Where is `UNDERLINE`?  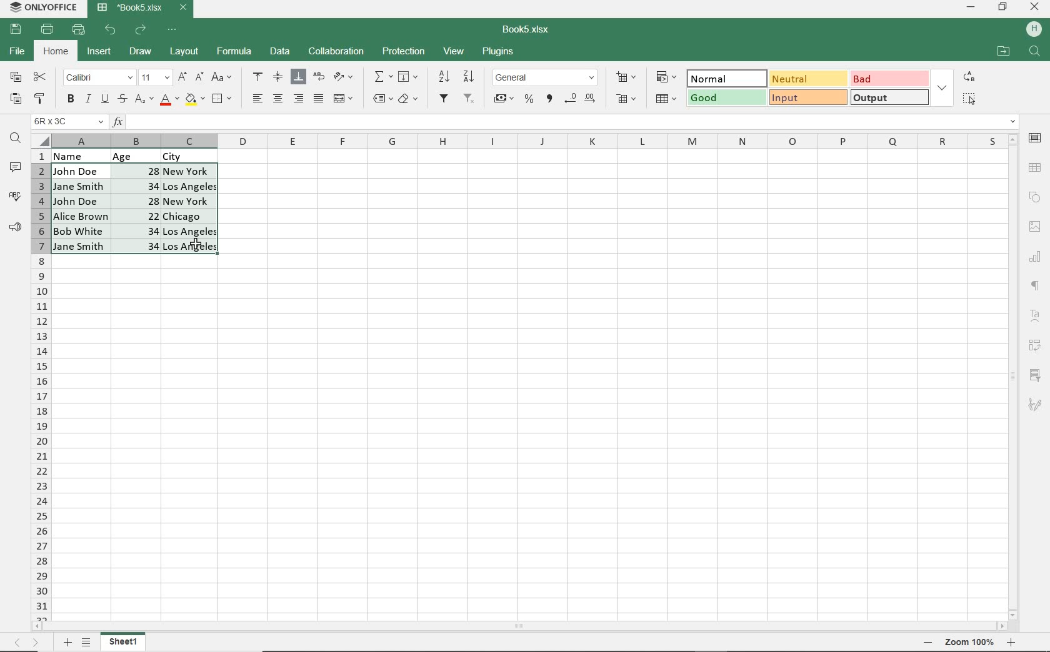
UNDERLINE is located at coordinates (104, 99).